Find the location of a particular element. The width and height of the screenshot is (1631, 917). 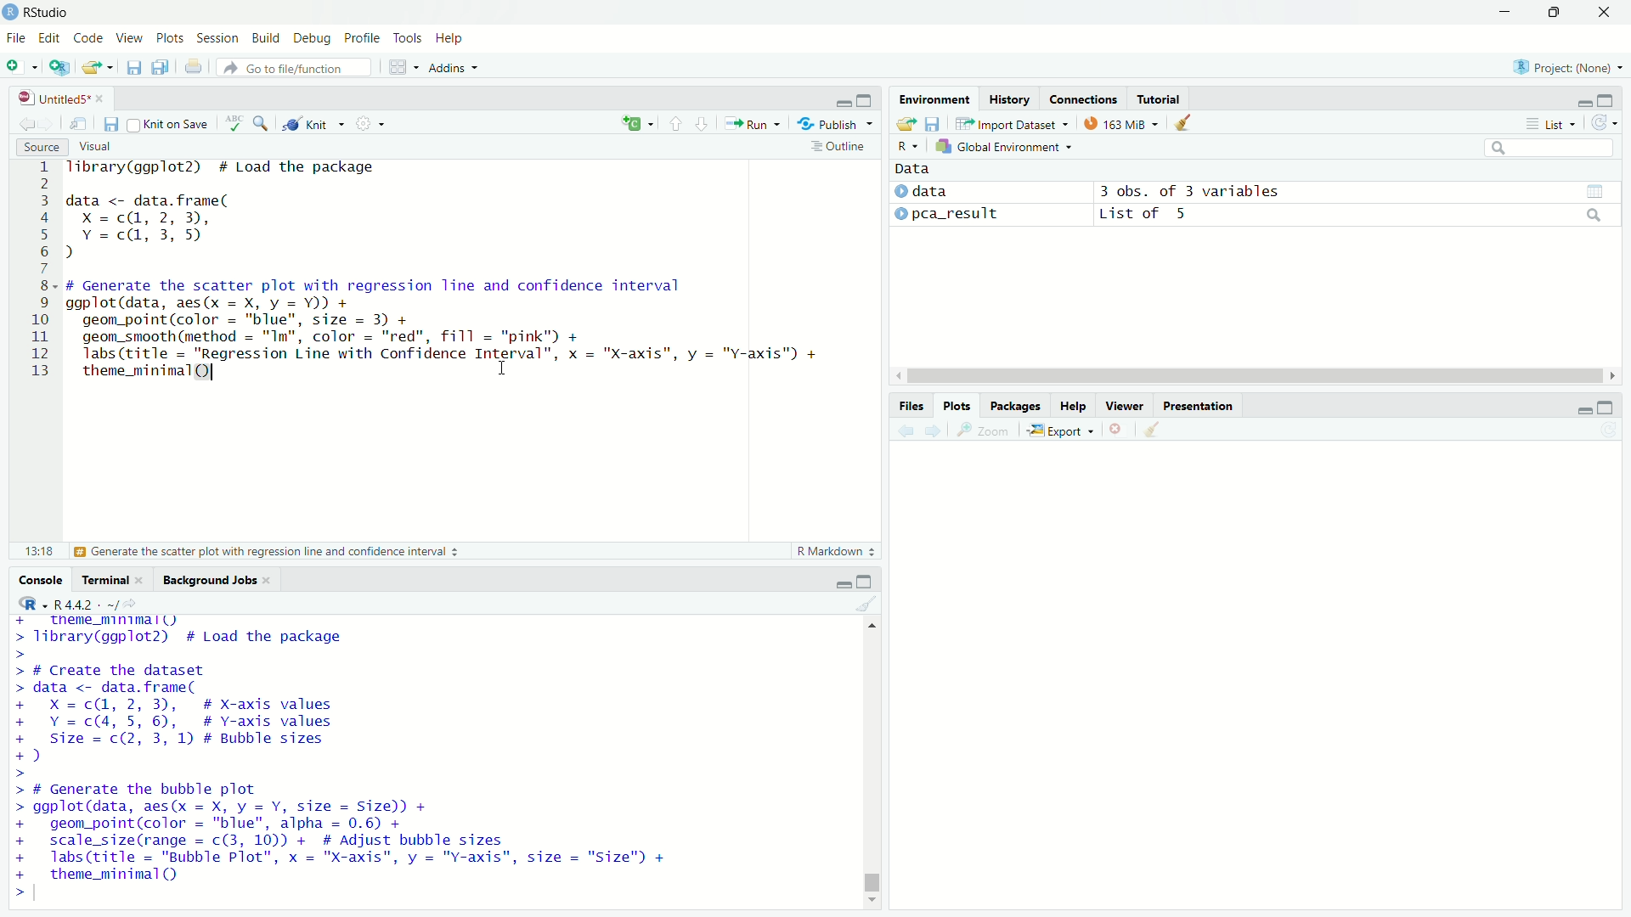

Check spelling in the document is located at coordinates (233, 123).